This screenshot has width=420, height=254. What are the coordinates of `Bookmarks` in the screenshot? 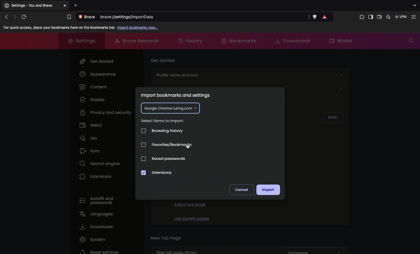 It's located at (238, 40).